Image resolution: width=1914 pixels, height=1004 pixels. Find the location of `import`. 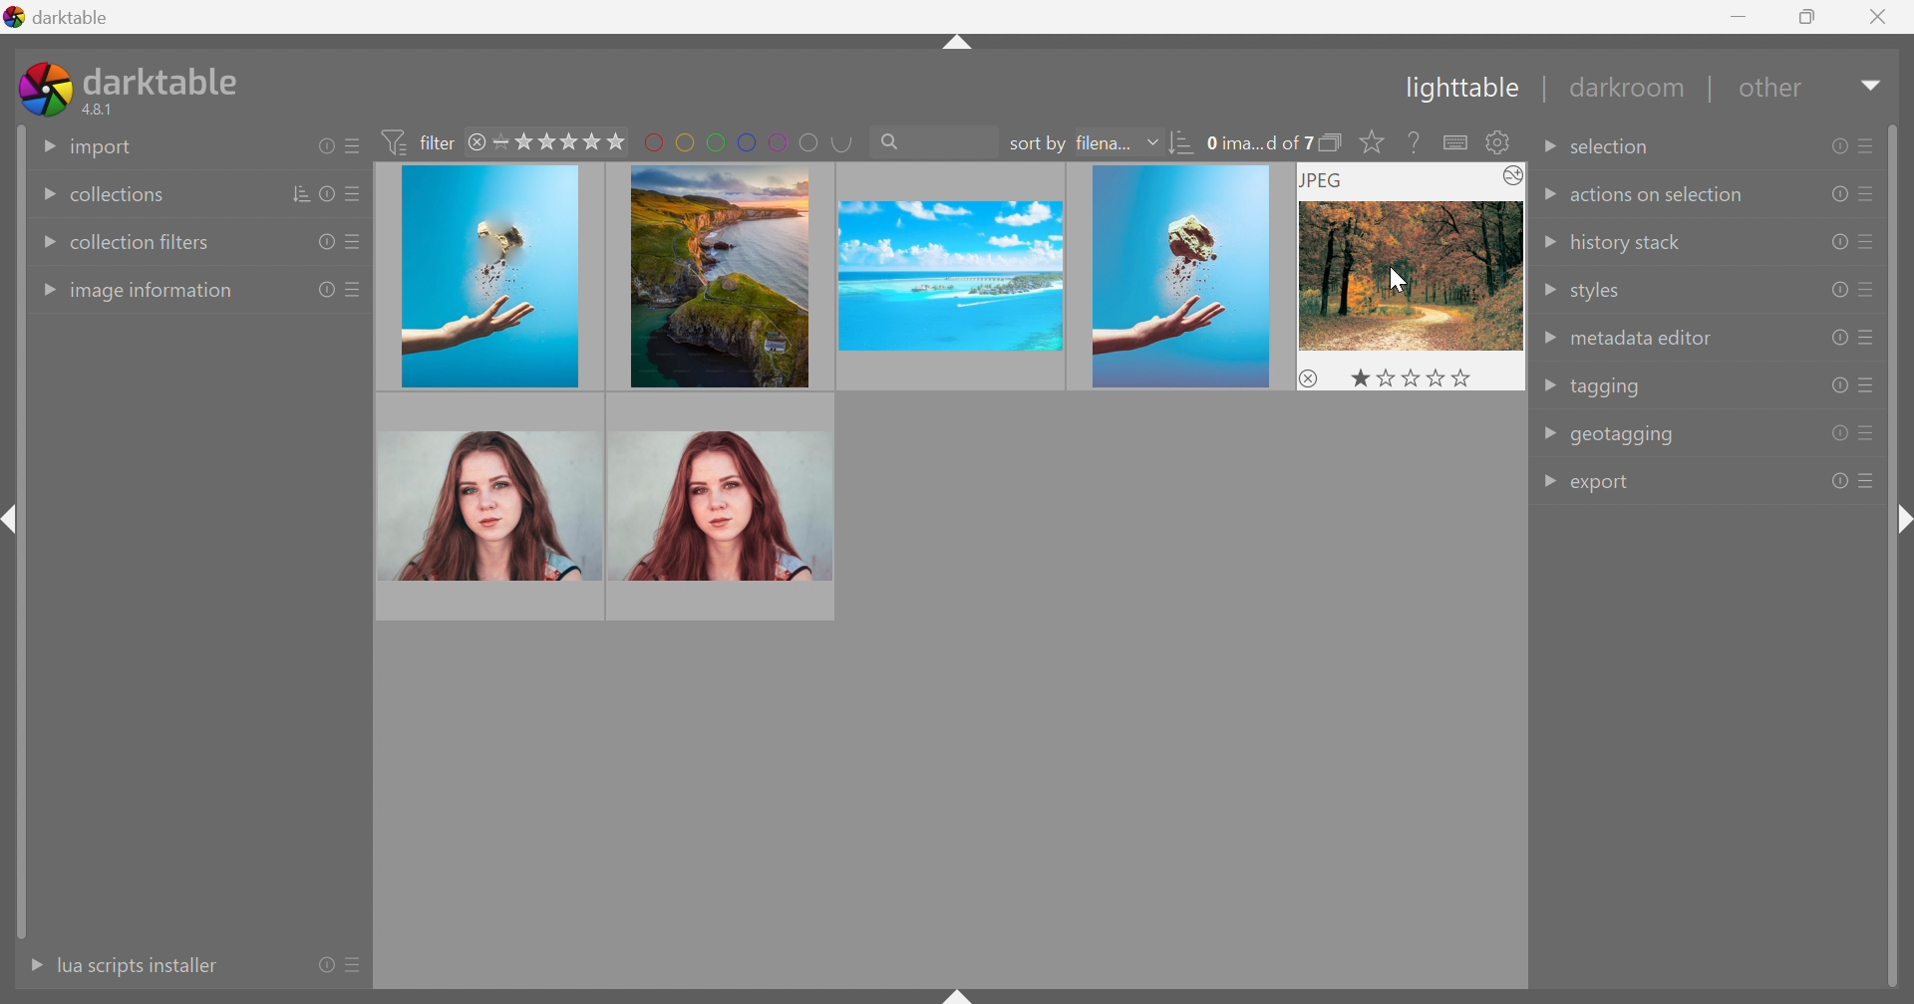

import is located at coordinates (103, 148).